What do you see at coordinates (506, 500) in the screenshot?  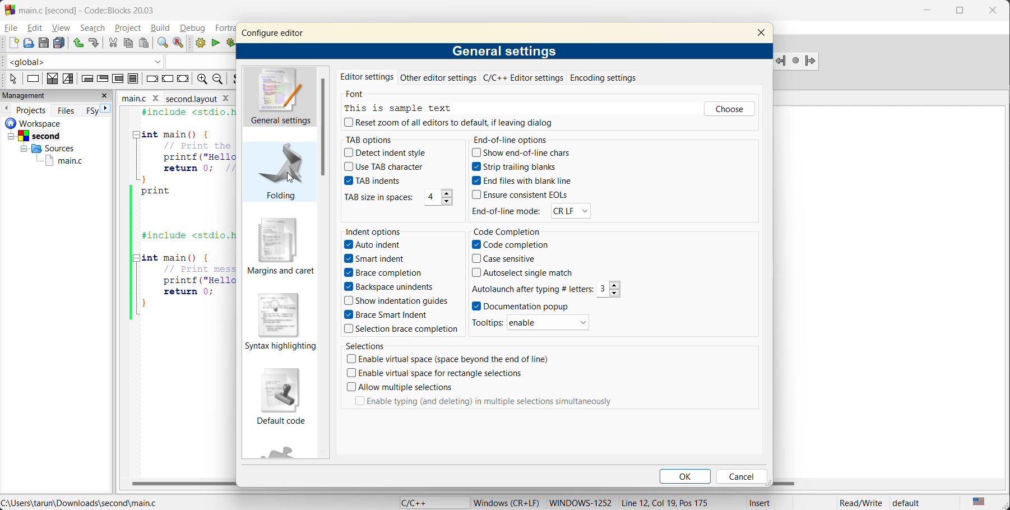 I see `Windows (CR+LF)` at bounding box center [506, 500].